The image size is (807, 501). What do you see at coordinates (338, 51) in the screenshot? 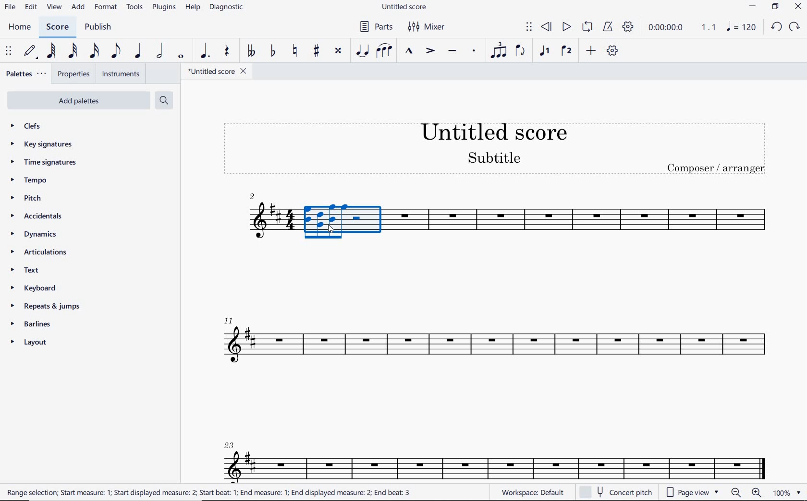
I see `TOGGLE DOUBLE-SHARP` at bounding box center [338, 51].